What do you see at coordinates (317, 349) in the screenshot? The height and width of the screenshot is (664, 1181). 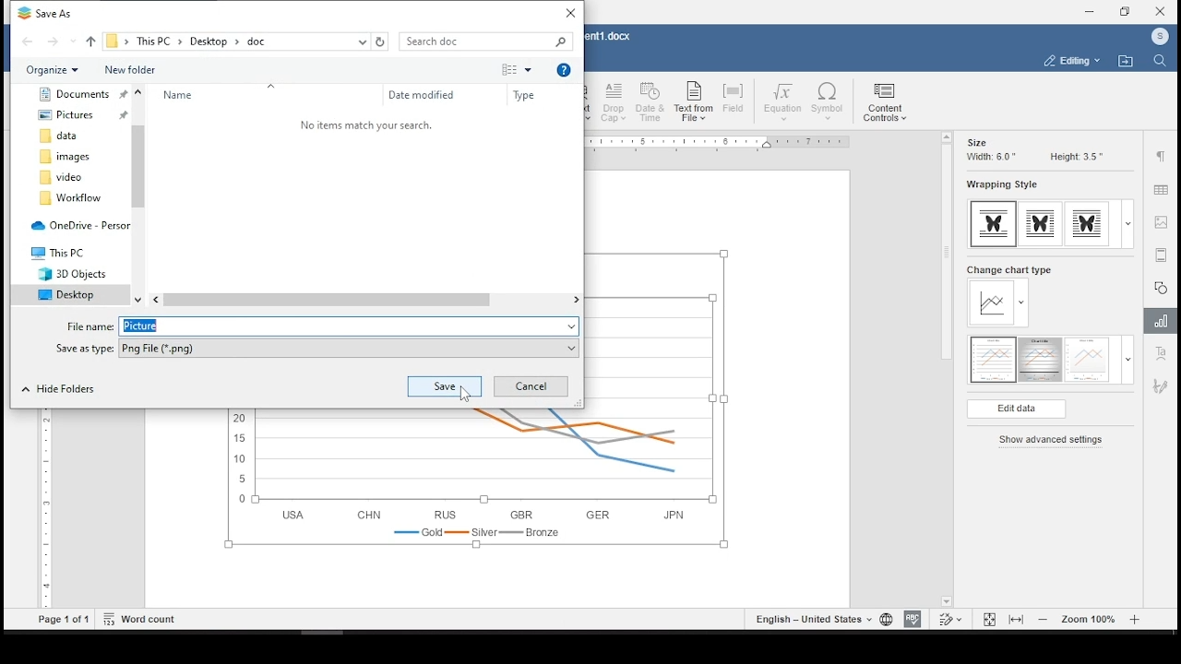 I see `save as type` at bounding box center [317, 349].